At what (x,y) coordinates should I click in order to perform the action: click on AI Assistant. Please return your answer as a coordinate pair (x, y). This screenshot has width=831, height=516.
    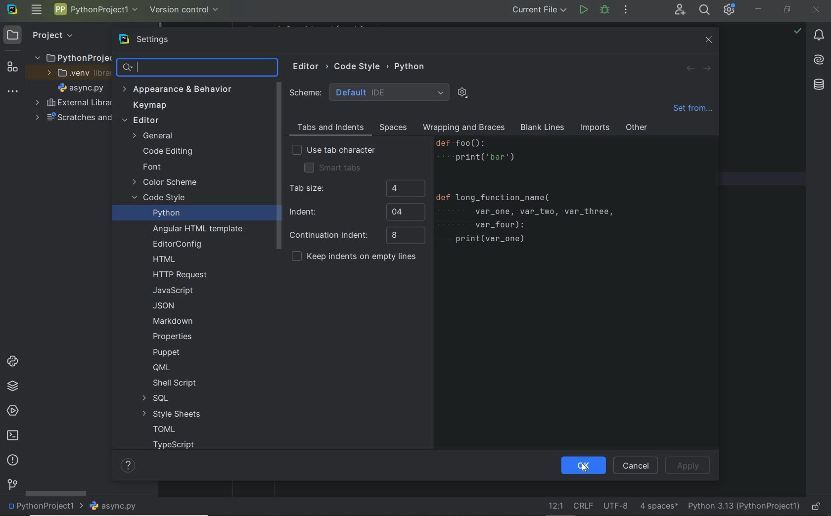
    Looking at the image, I should click on (816, 60).